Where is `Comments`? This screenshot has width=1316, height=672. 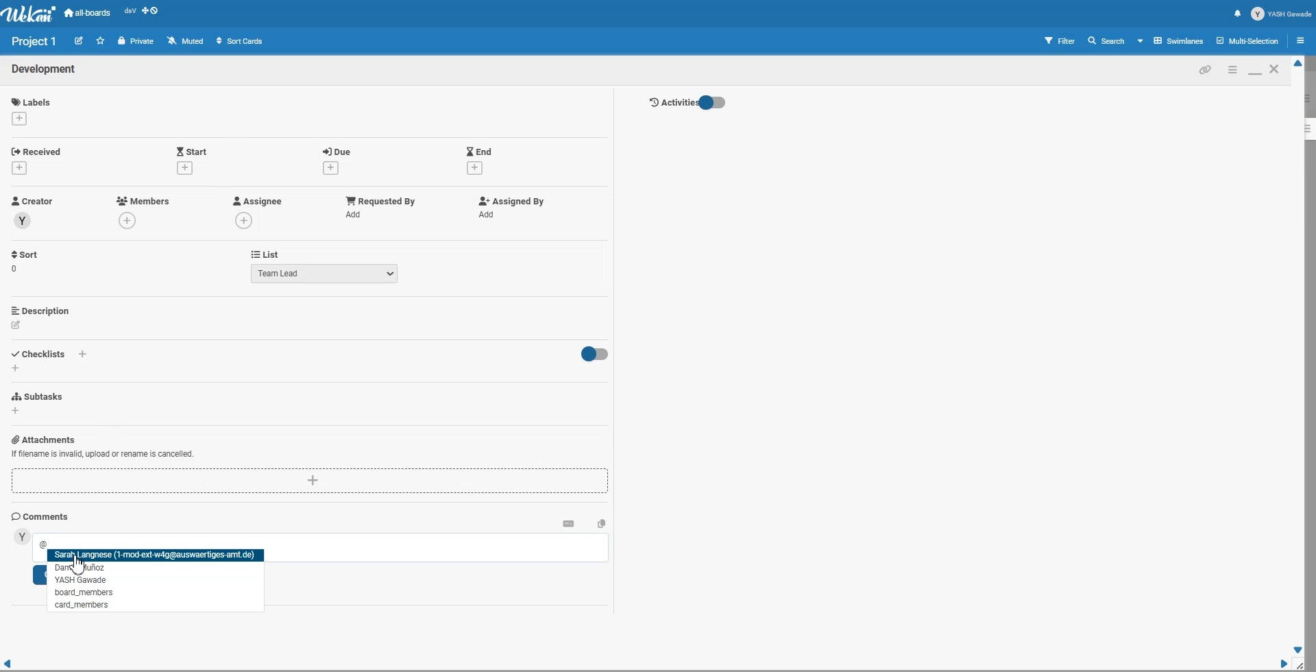
Comments is located at coordinates (40, 516).